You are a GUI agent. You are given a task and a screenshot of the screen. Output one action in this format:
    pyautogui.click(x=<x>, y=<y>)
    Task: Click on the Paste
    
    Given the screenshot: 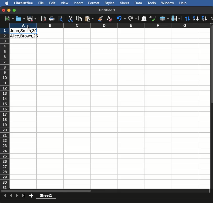 What is the action you would take?
    pyautogui.click(x=89, y=19)
    